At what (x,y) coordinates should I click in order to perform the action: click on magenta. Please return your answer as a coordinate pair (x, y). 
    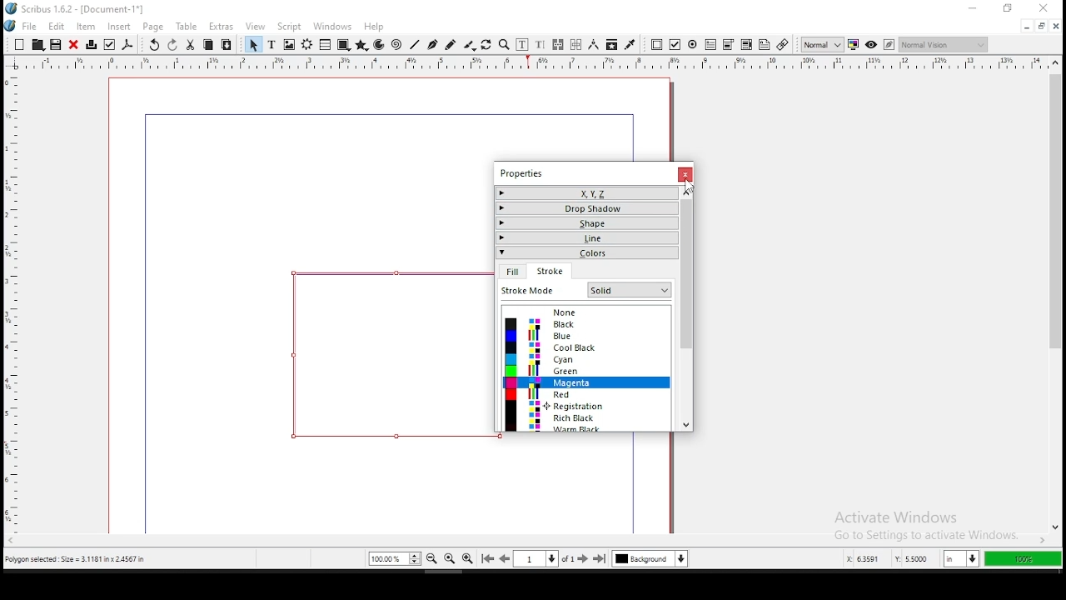
    Looking at the image, I should click on (586, 382).